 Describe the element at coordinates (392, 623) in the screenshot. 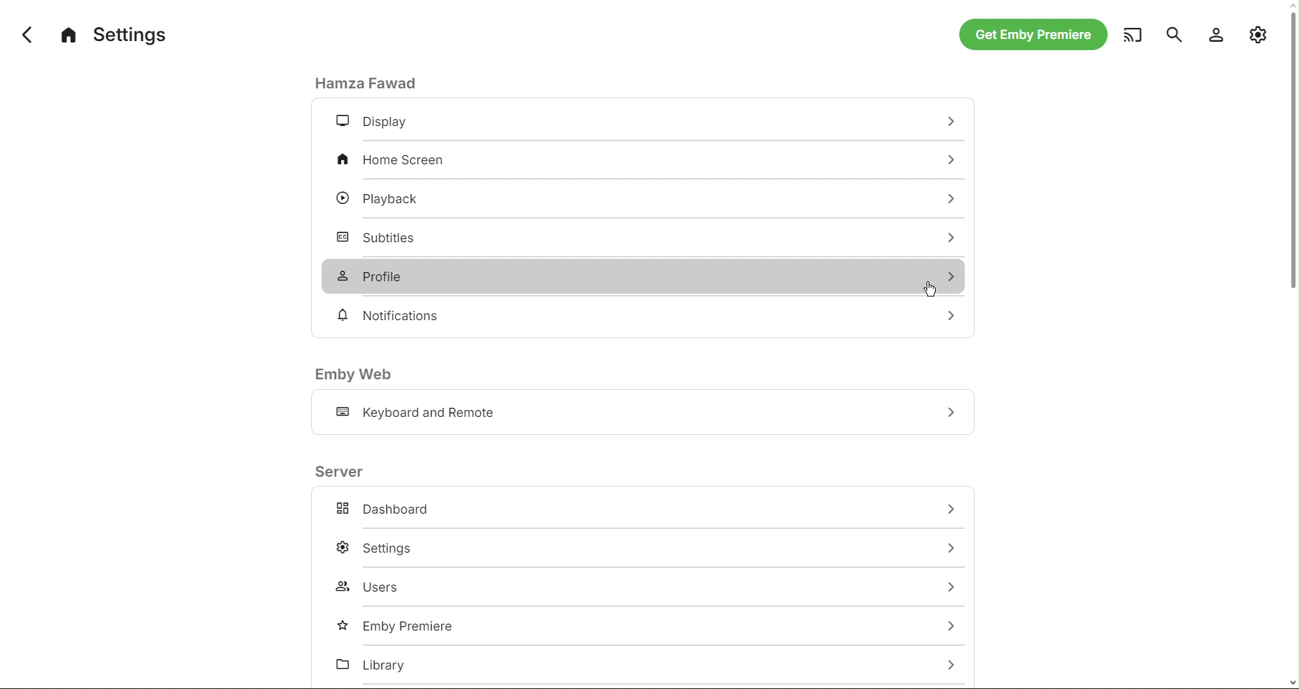

I see `Emby Premiere` at that location.